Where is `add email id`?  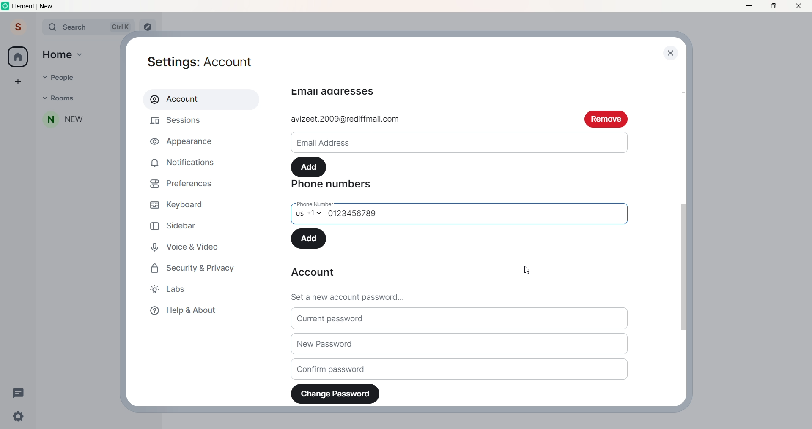 add email id is located at coordinates (427, 119).